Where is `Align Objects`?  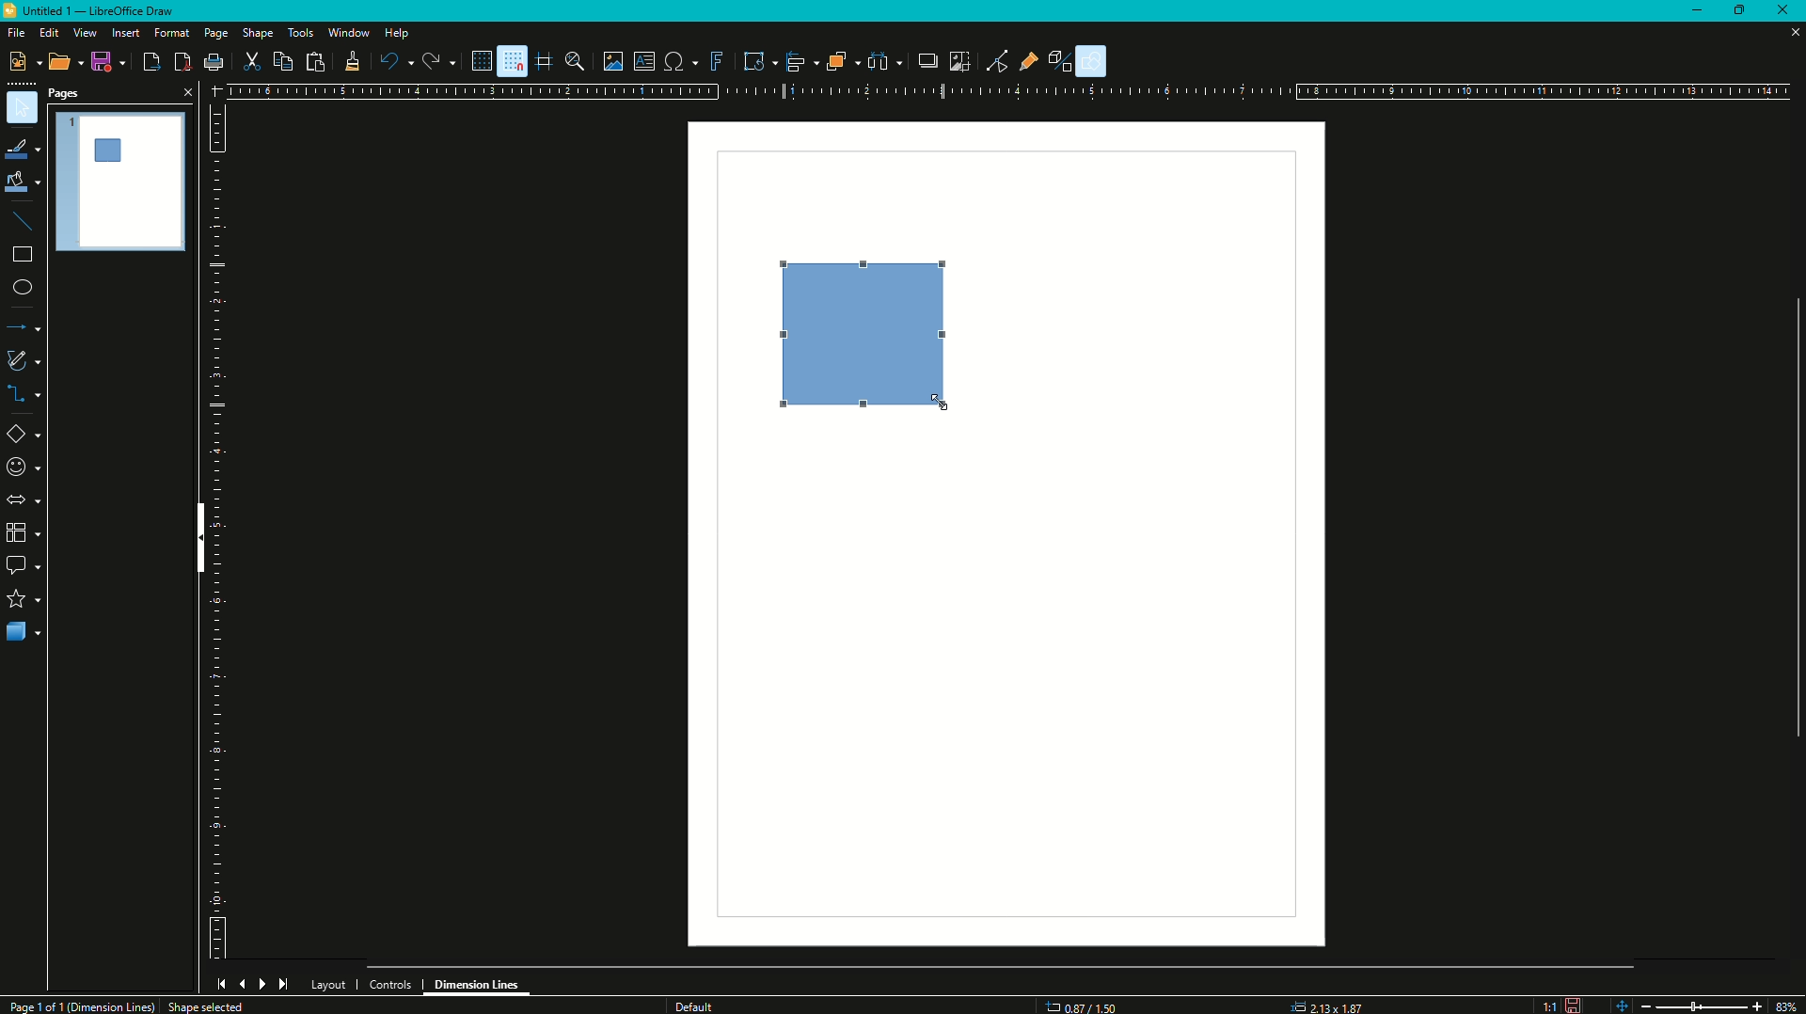 Align Objects is located at coordinates (798, 62).